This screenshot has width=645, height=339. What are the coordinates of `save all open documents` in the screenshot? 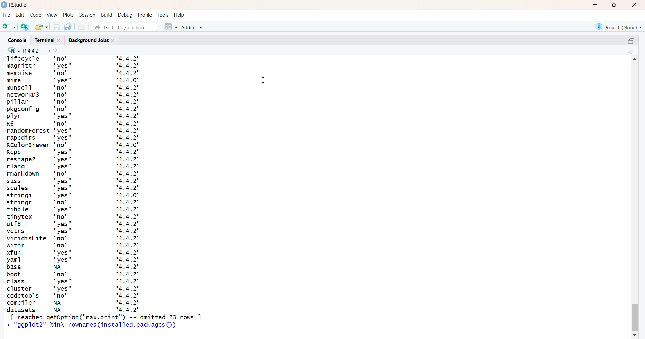 It's located at (68, 27).